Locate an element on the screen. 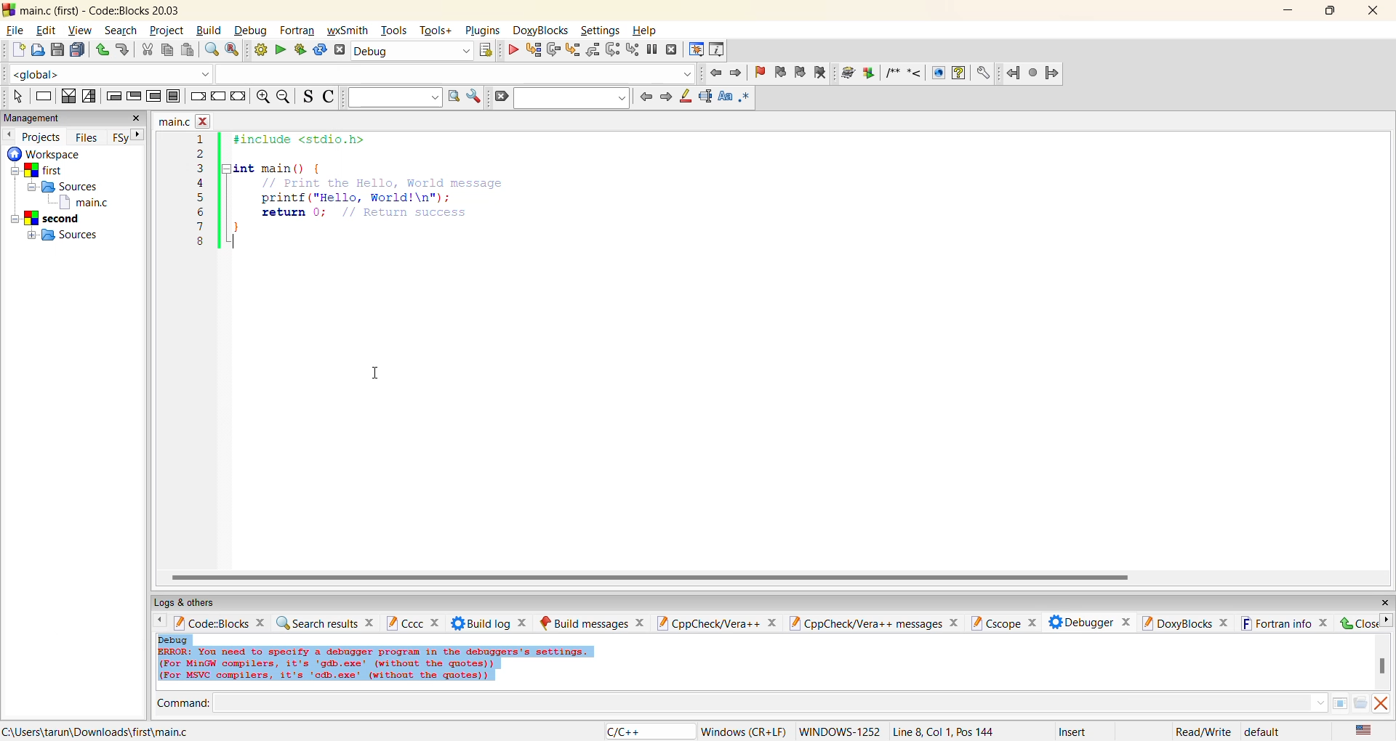  settings is located at coordinates (983, 73).